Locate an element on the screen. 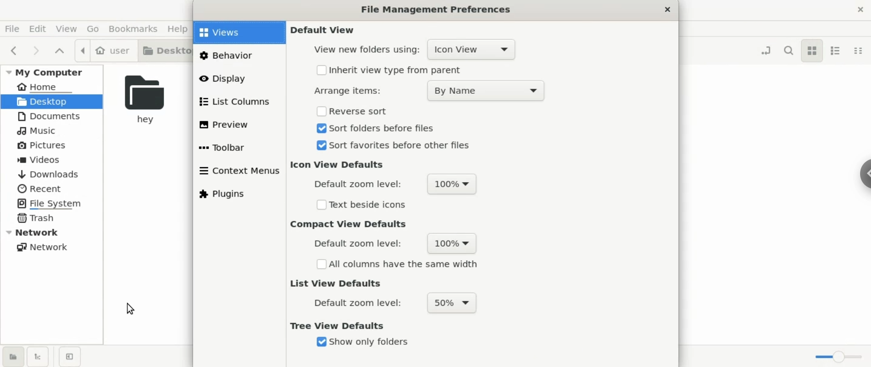 The height and width of the screenshot is (367, 871). cursor is located at coordinates (130, 310).